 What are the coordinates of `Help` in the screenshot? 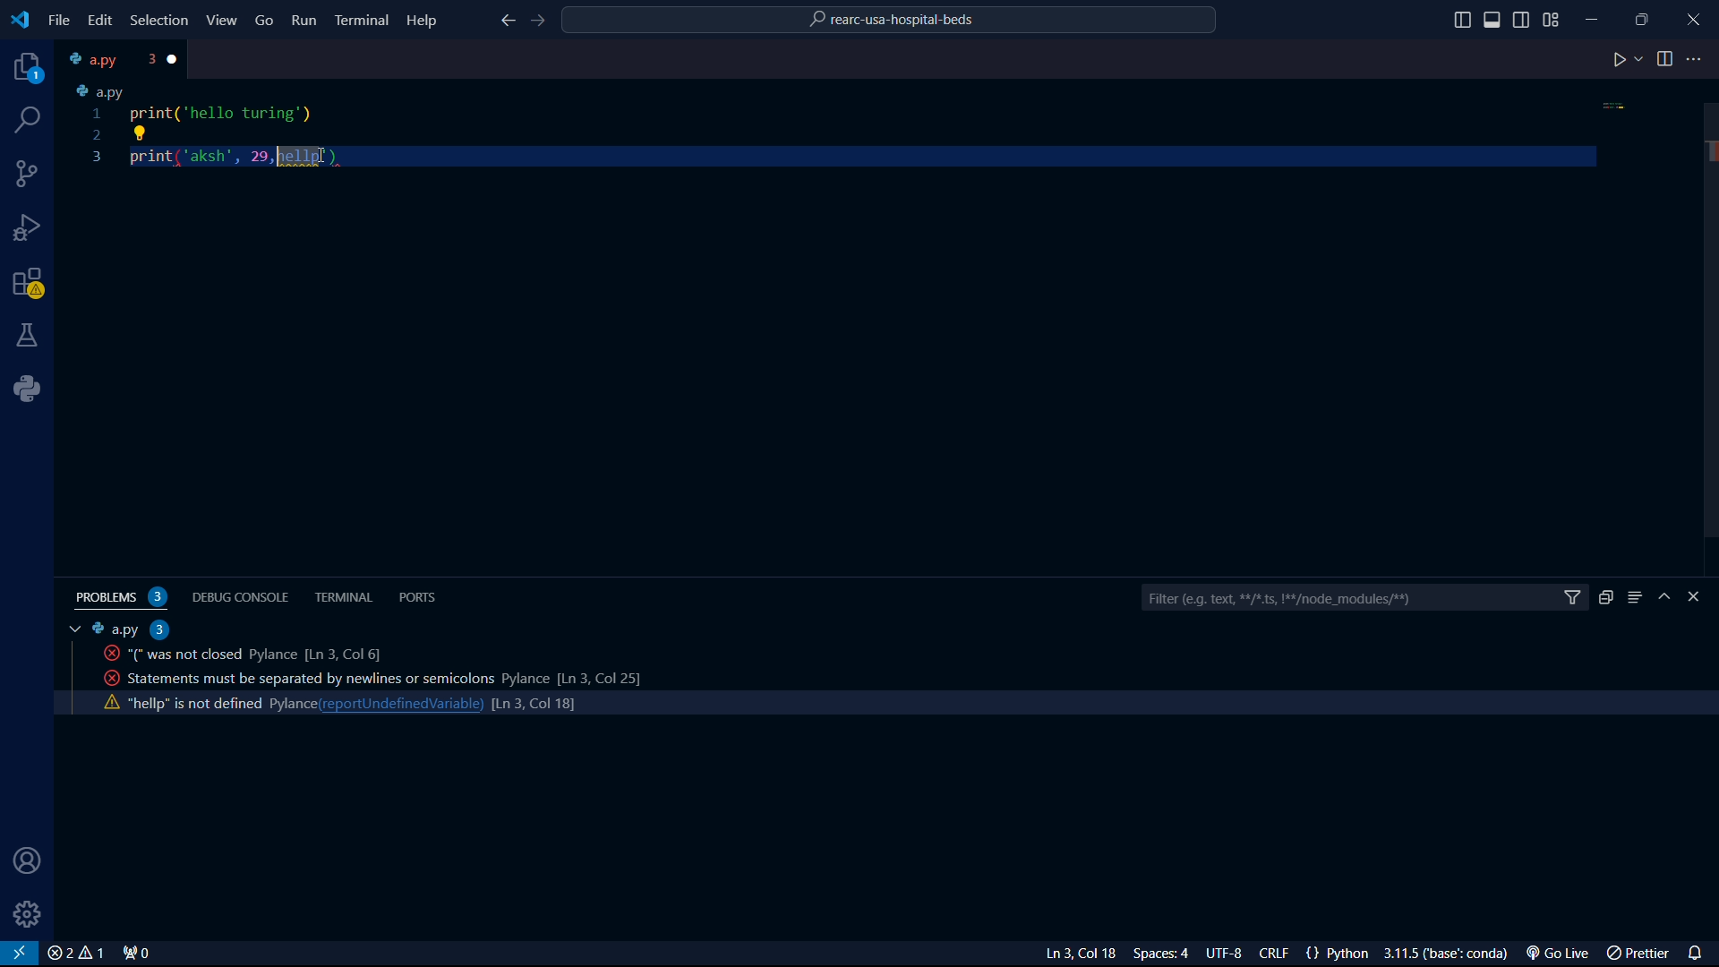 It's located at (426, 19).